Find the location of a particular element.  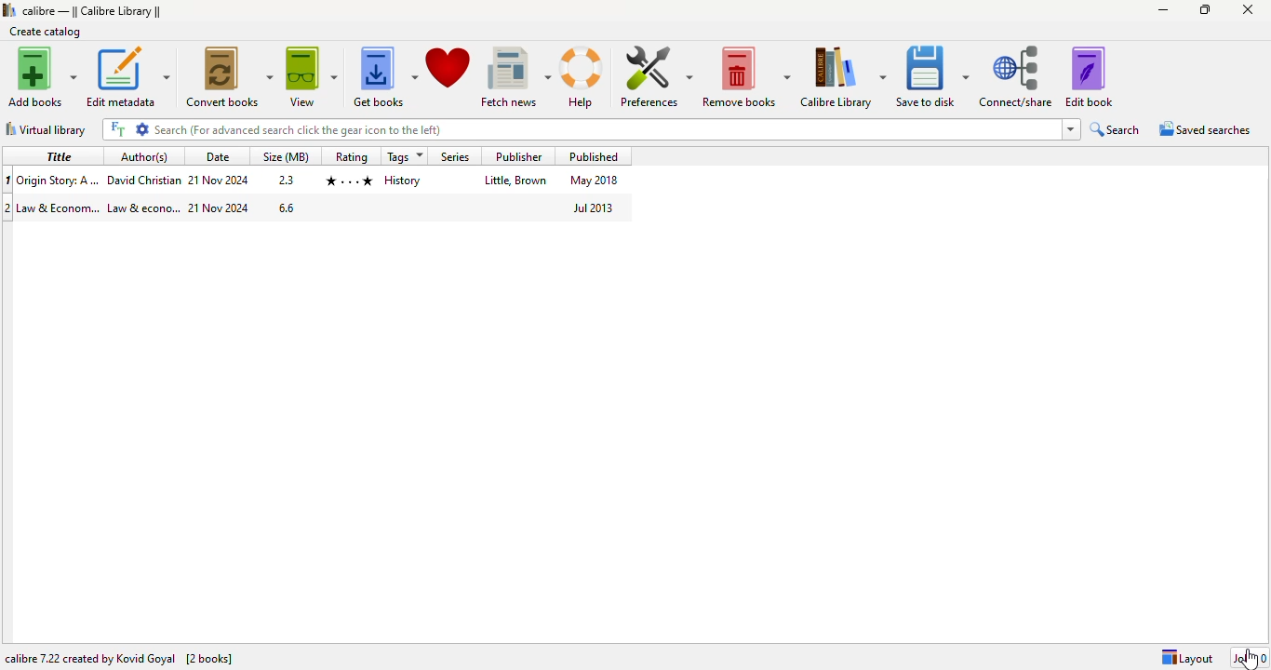

History is located at coordinates (402, 181).